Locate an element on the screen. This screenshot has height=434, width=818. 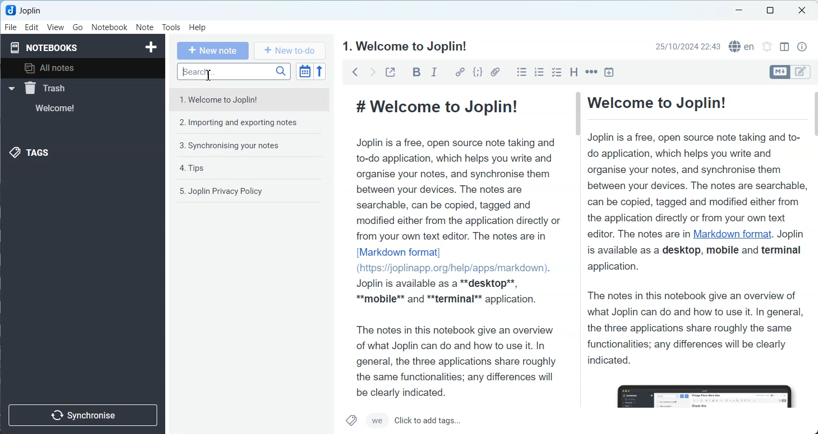
Welcome to Joplin!Joplin is a free, open source note taking and to-do application, which helps you write andorganise your notes, and synchronise thembetween your devices. The notes are searchable,can be copied, tagged and modified either fromthe application directly or from your own texteditor. The notes are in Markdown format. Joplinis available as a desktop, mobile and terminalapplication.The notes in this notebook give an overview ofwhat Joplin can do and how to use it. In general,the three applications share roughly the samefunctionalities; any differences will be clearly indicated. is located at coordinates (696, 249).